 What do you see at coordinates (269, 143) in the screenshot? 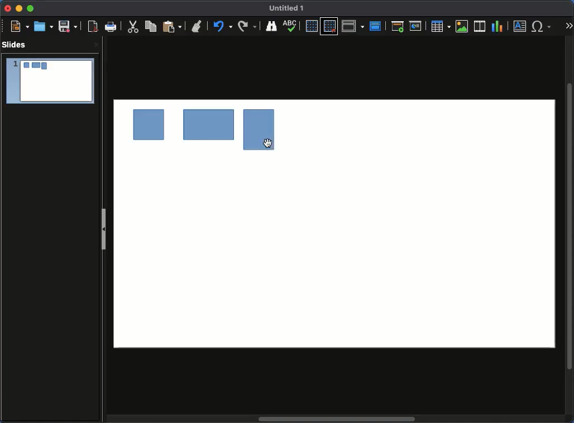
I see `cursor` at bounding box center [269, 143].